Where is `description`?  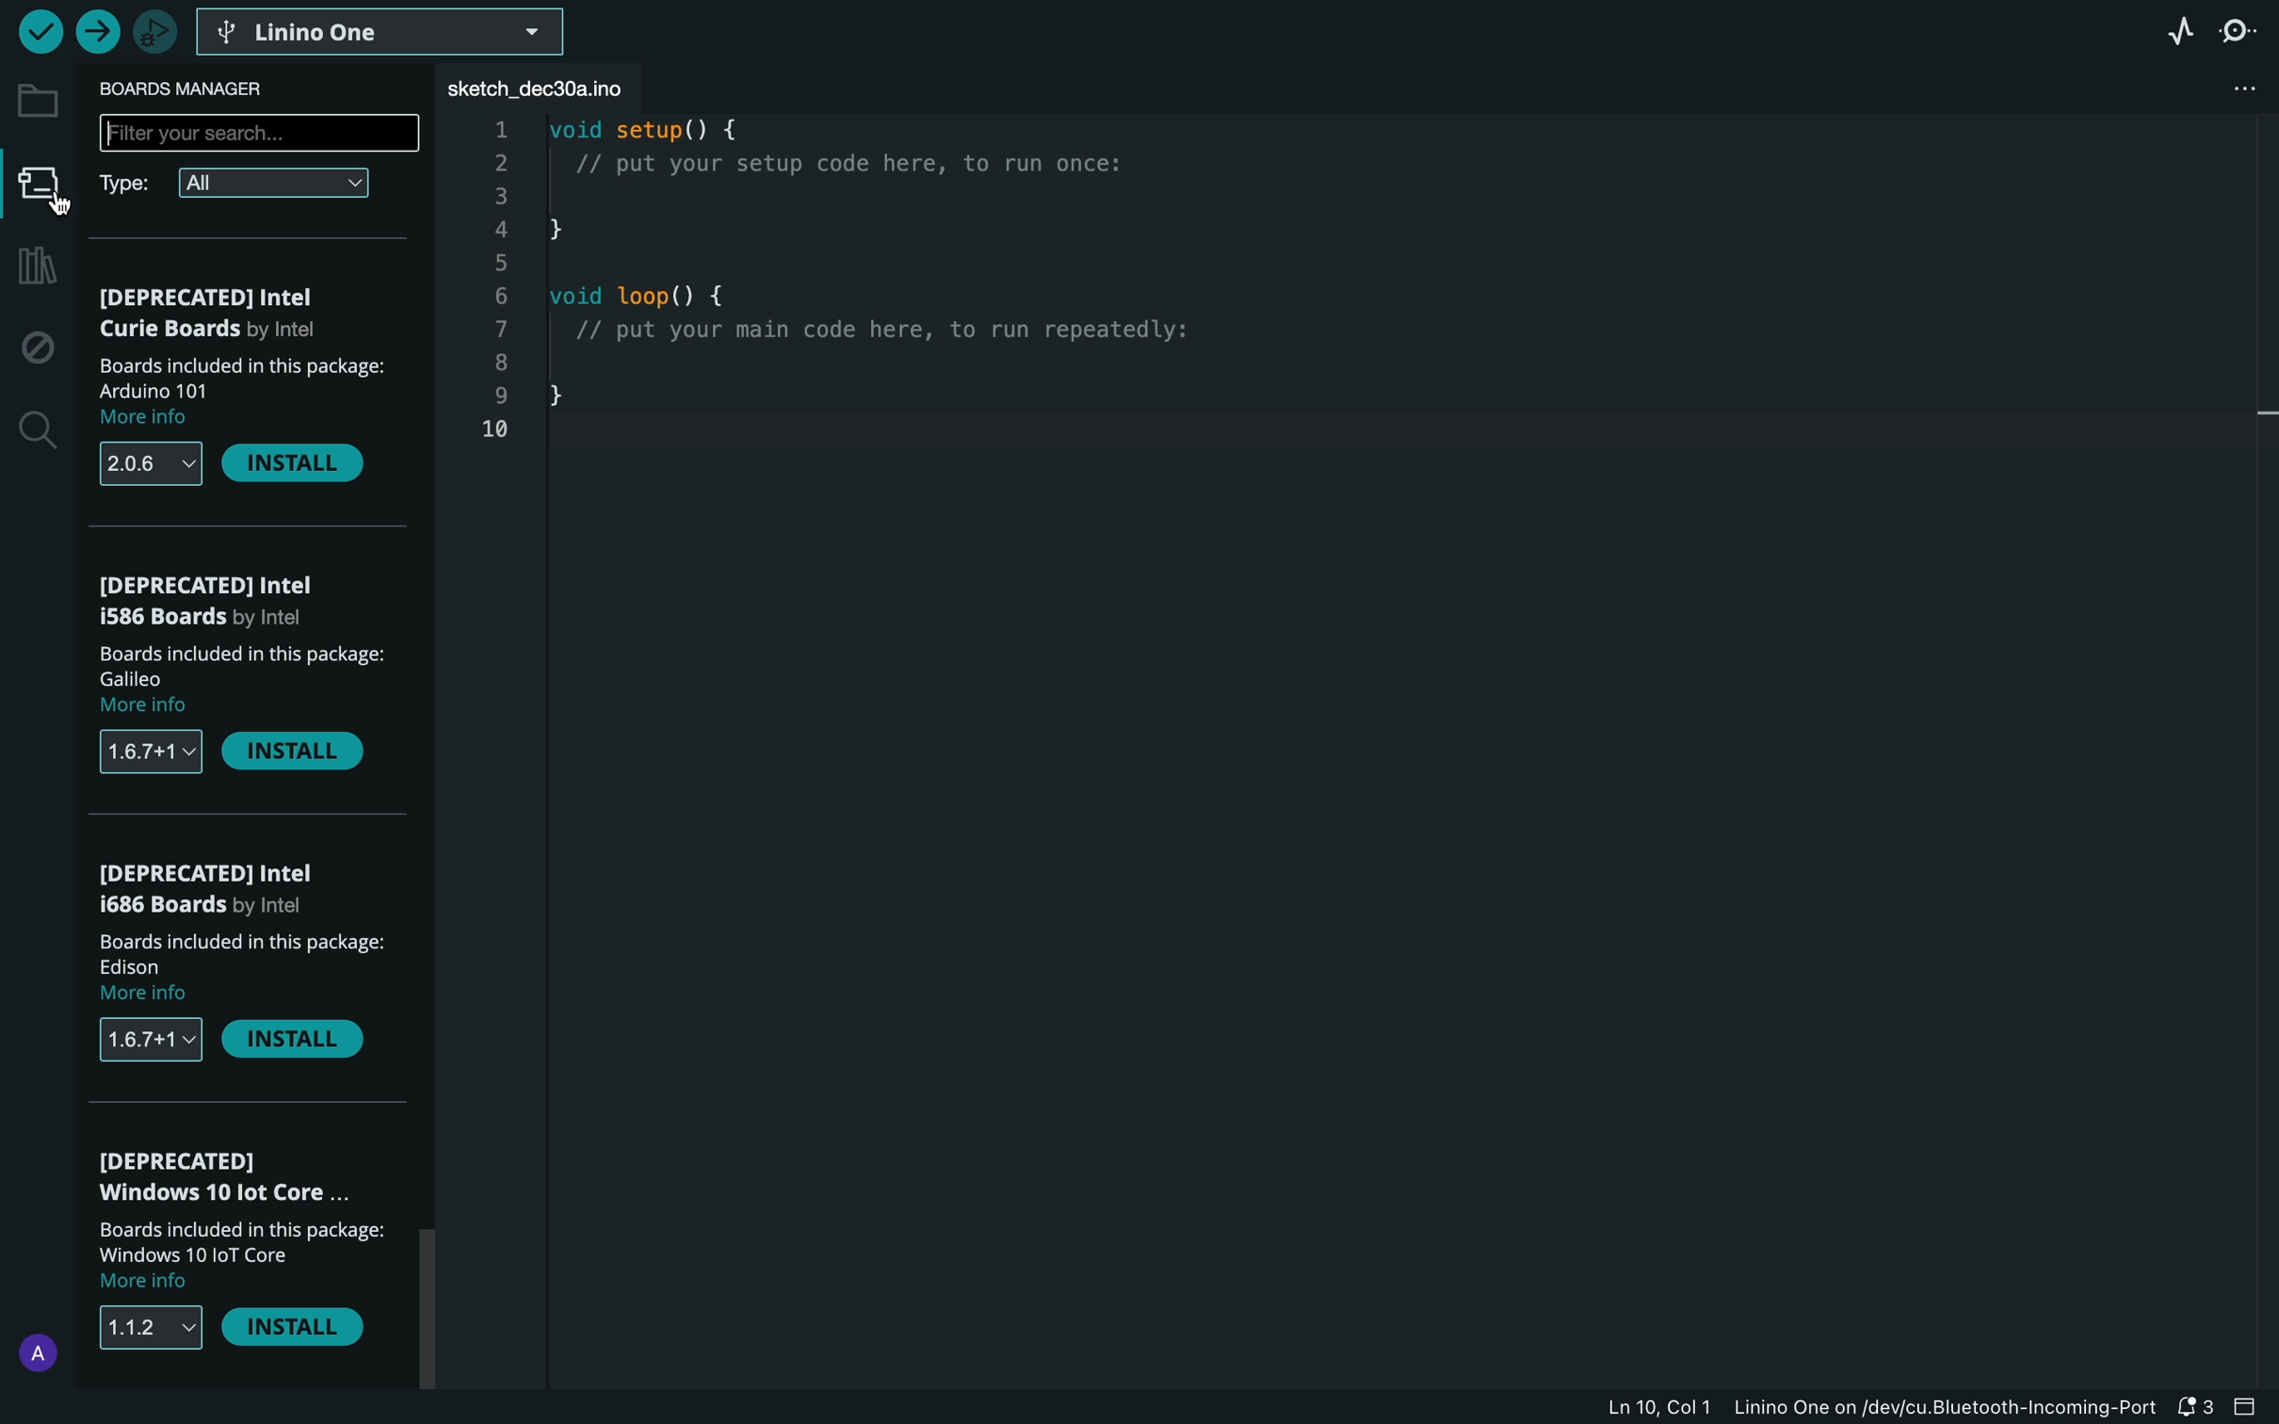
description is located at coordinates (245, 968).